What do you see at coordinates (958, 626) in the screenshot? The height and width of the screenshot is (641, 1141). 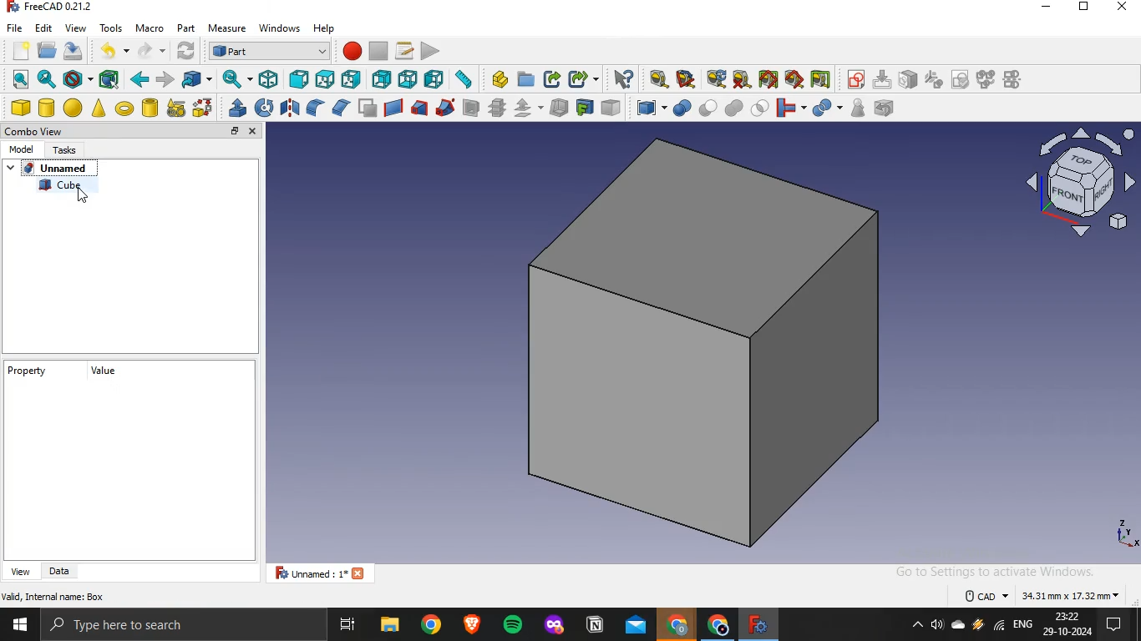 I see `onedrive` at bounding box center [958, 626].